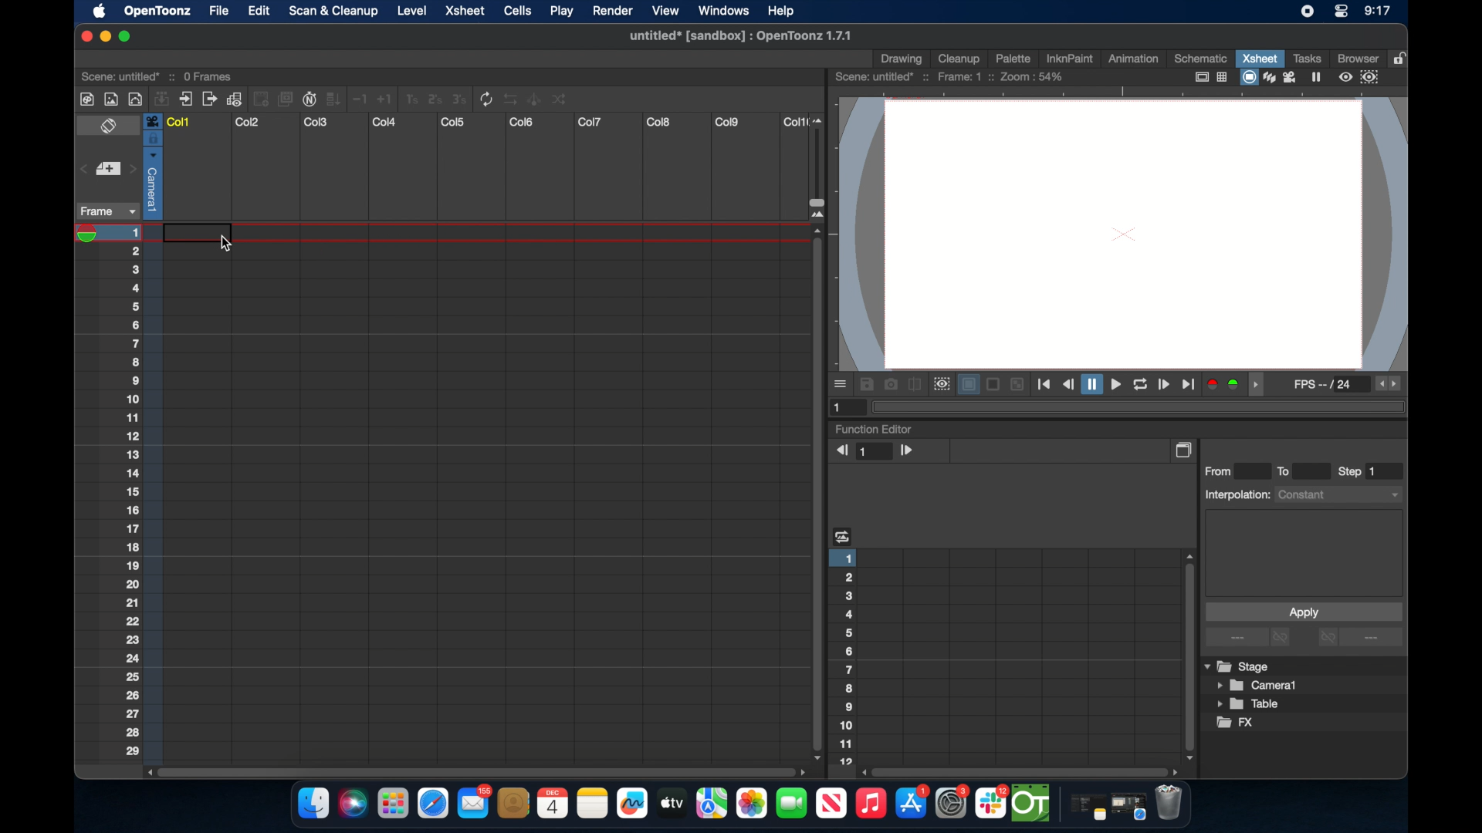  I want to click on drawing, so click(903, 59).